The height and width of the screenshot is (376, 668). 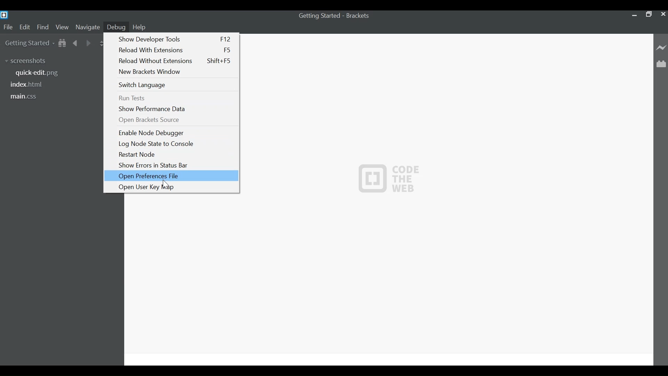 I want to click on Open Brackets Source, so click(x=149, y=120).